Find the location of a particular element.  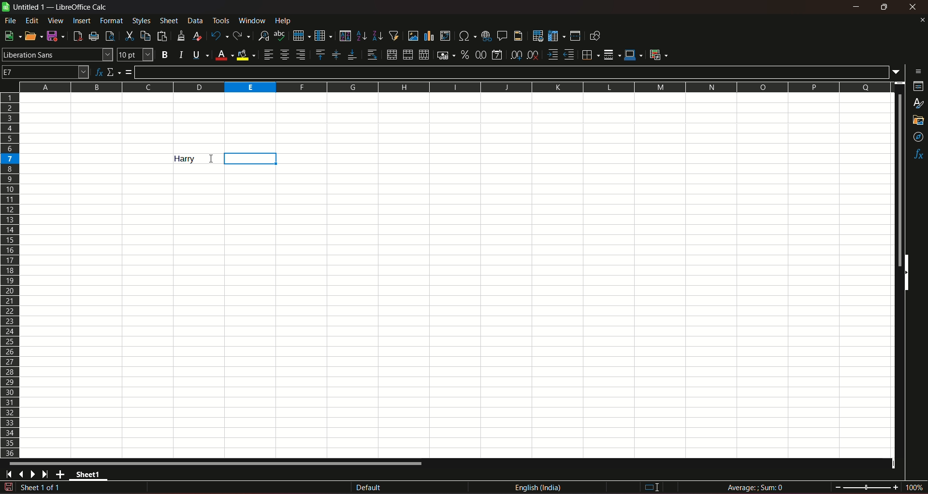

insert hyperlink is located at coordinates (485, 35).